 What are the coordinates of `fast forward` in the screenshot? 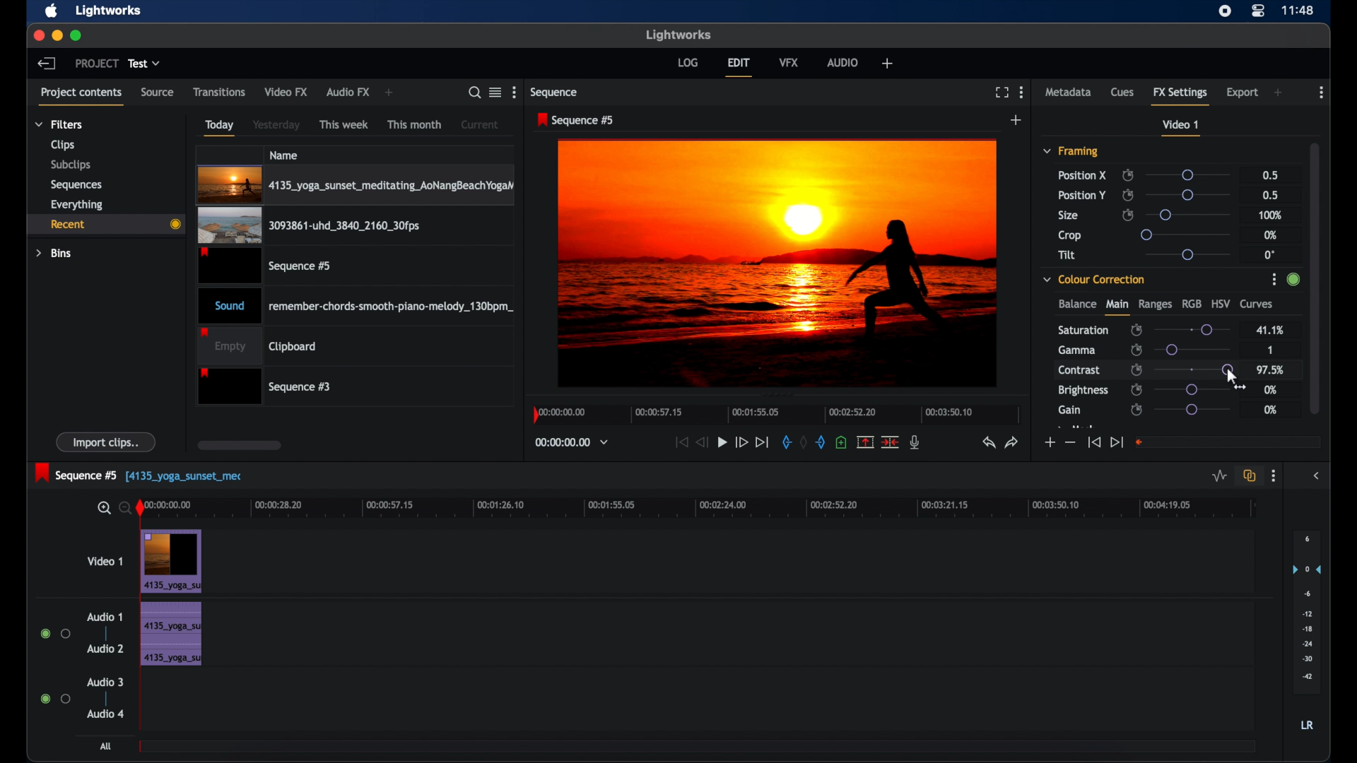 It's located at (741, 442).